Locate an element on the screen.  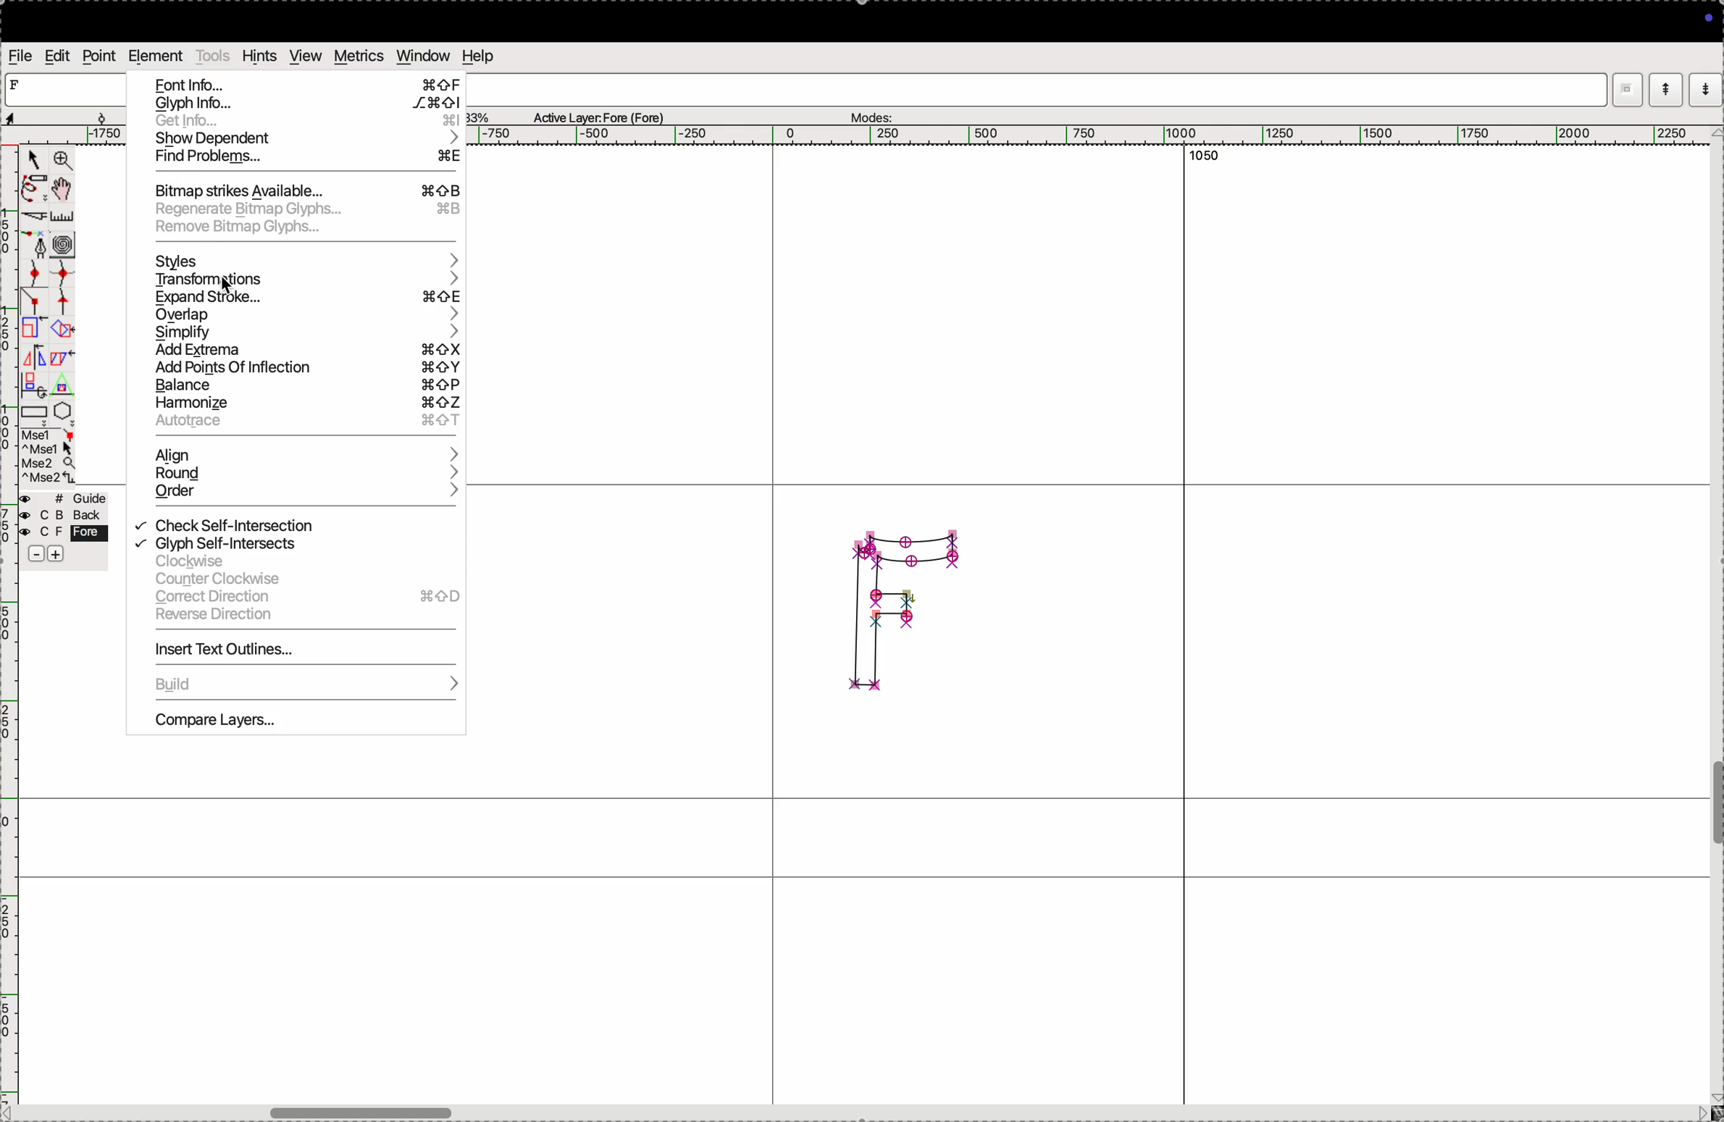
view is located at coordinates (304, 56).